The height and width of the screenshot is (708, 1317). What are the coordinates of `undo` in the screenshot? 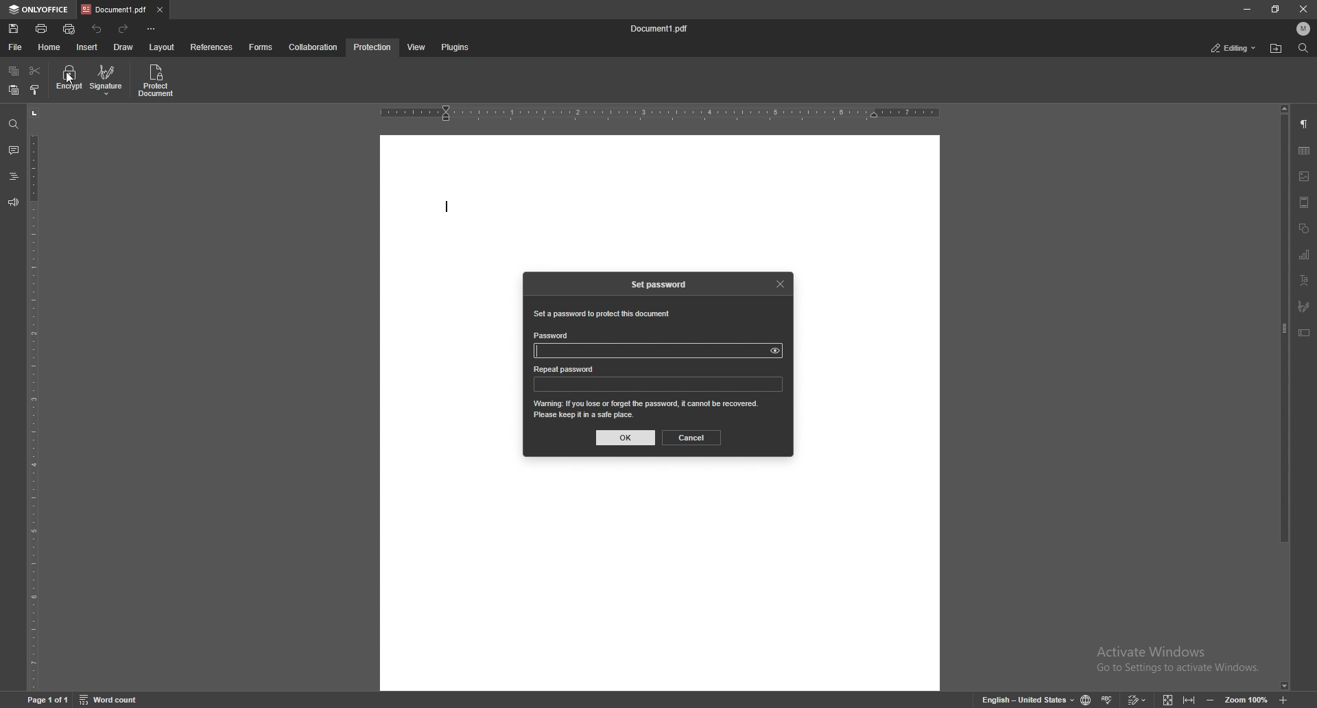 It's located at (97, 29).